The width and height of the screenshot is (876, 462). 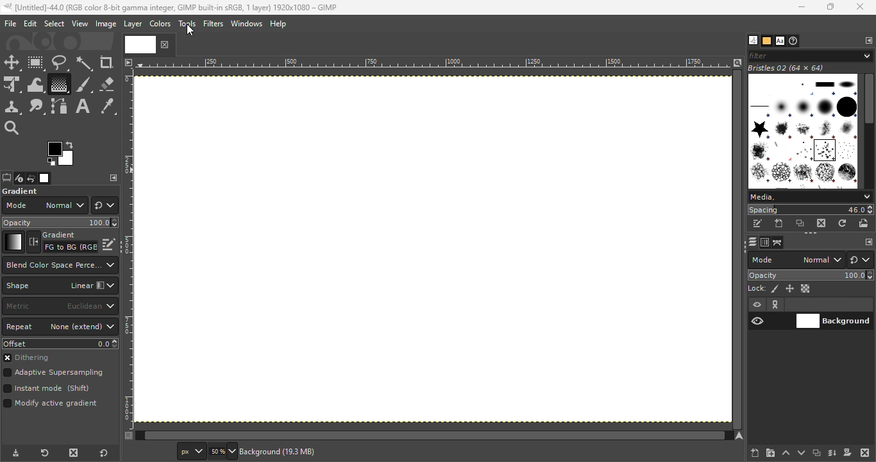 What do you see at coordinates (106, 81) in the screenshot?
I see `Eraser tool` at bounding box center [106, 81].